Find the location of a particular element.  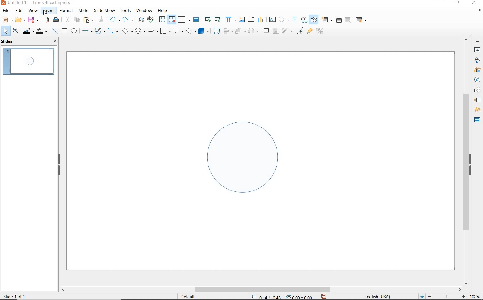

show draw functions is located at coordinates (314, 20).